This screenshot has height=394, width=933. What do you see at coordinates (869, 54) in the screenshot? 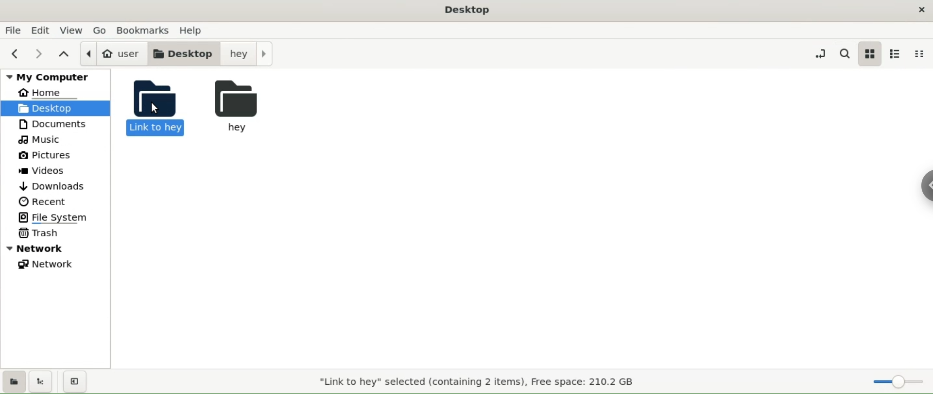
I see `icon view` at bounding box center [869, 54].